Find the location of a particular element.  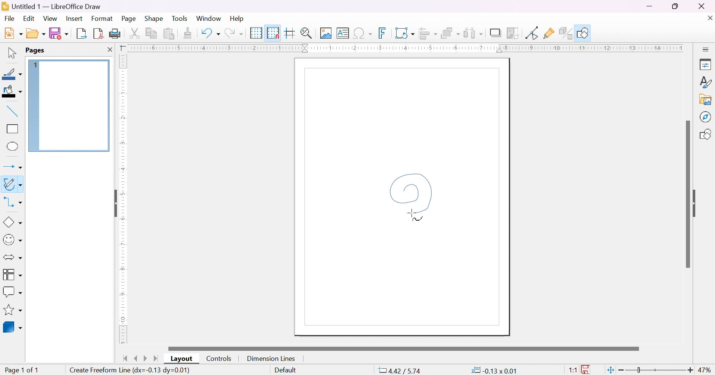

page 1 of 1 is located at coordinates (20, 370).